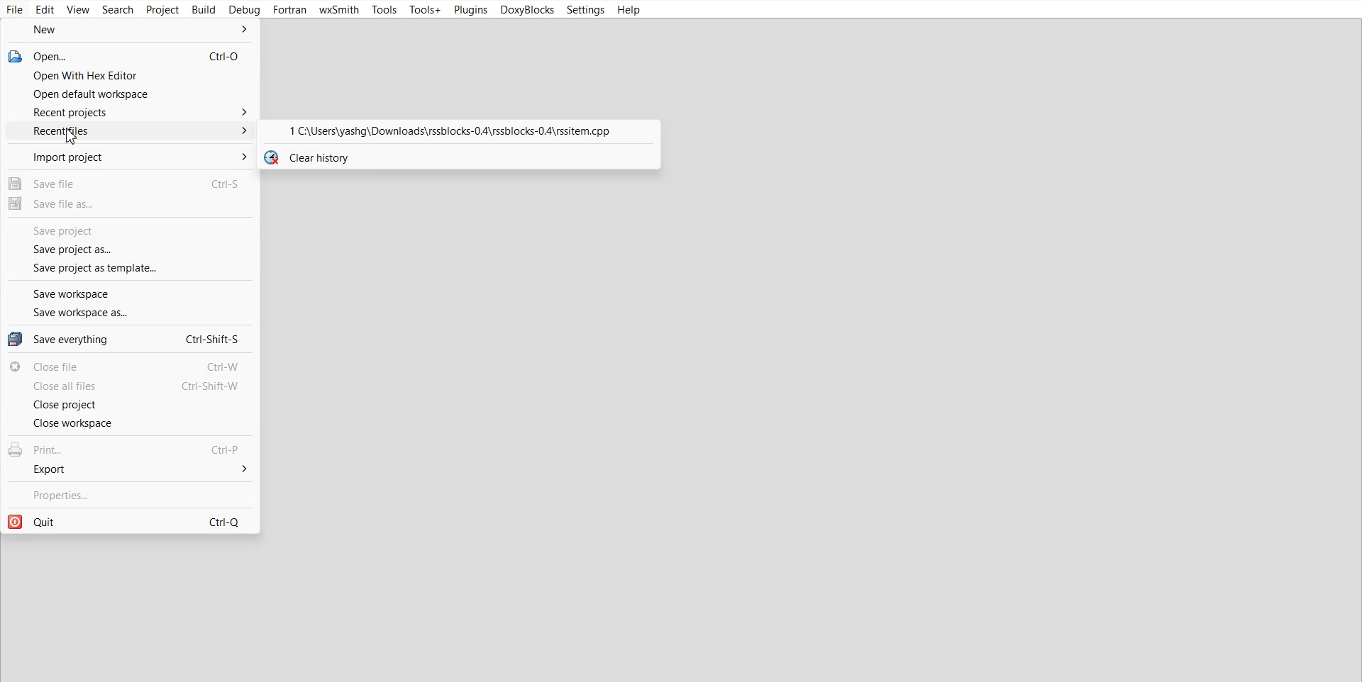  What do you see at coordinates (130, 30) in the screenshot?
I see `New` at bounding box center [130, 30].